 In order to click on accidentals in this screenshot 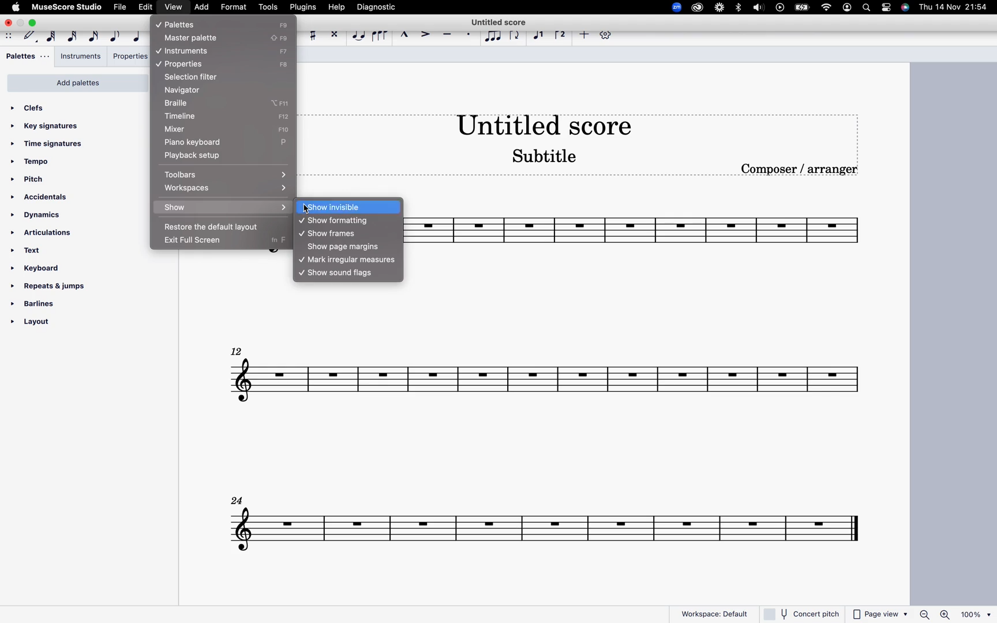, I will do `click(43, 197)`.